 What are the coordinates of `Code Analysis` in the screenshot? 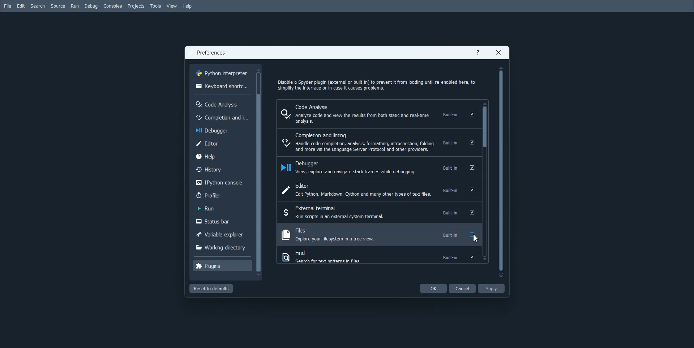 It's located at (378, 113).